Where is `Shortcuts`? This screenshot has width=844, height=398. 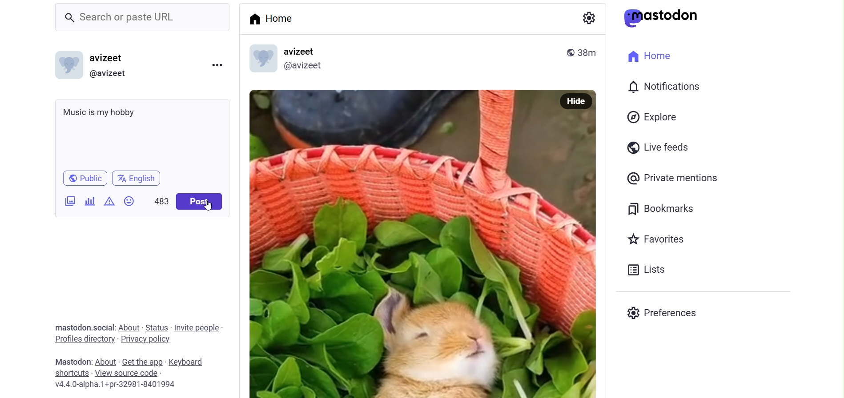
Shortcuts is located at coordinates (71, 372).